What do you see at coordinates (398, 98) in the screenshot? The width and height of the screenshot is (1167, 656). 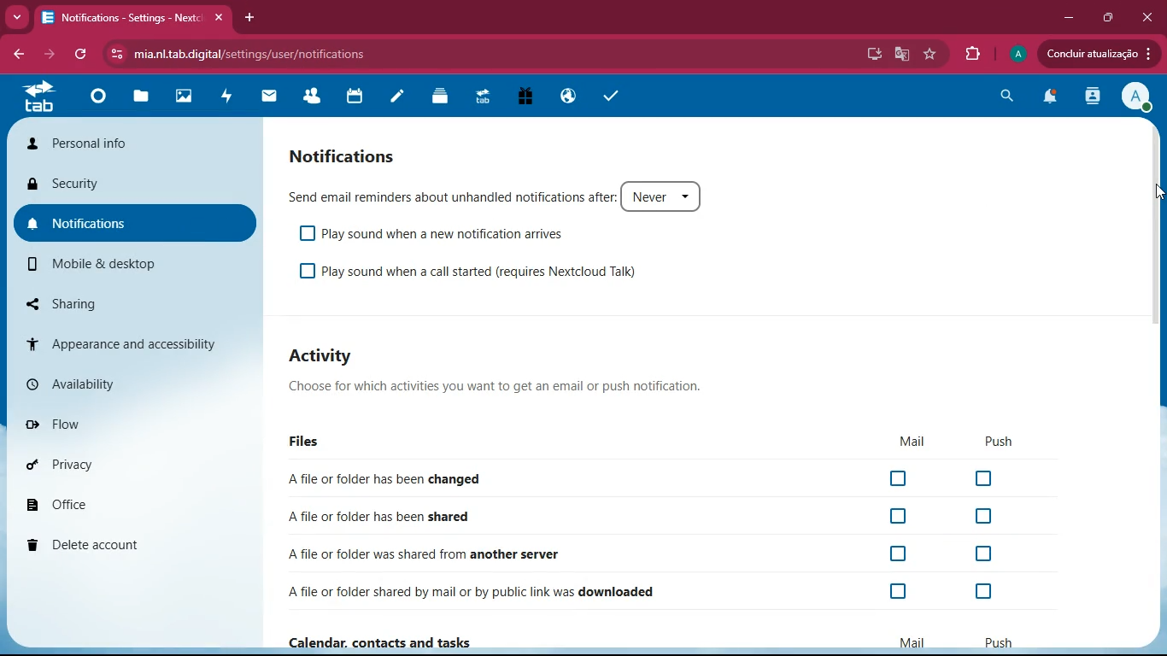 I see `notes` at bounding box center [398, 98].